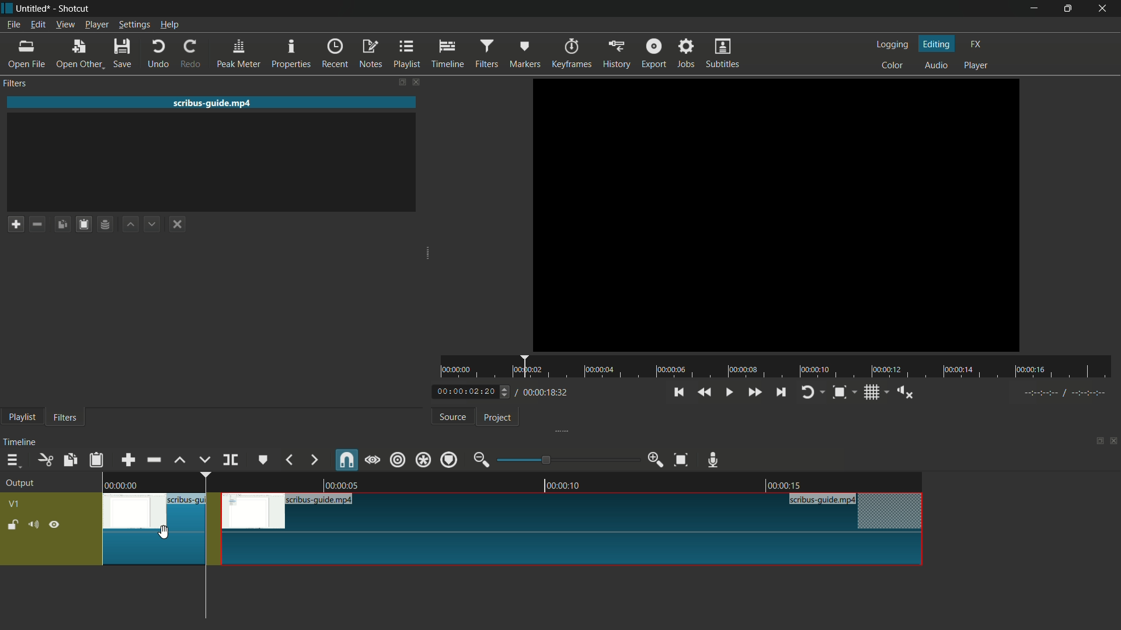 The image size is (1121, 630). I want to click on keyframes, so click(573, 54).